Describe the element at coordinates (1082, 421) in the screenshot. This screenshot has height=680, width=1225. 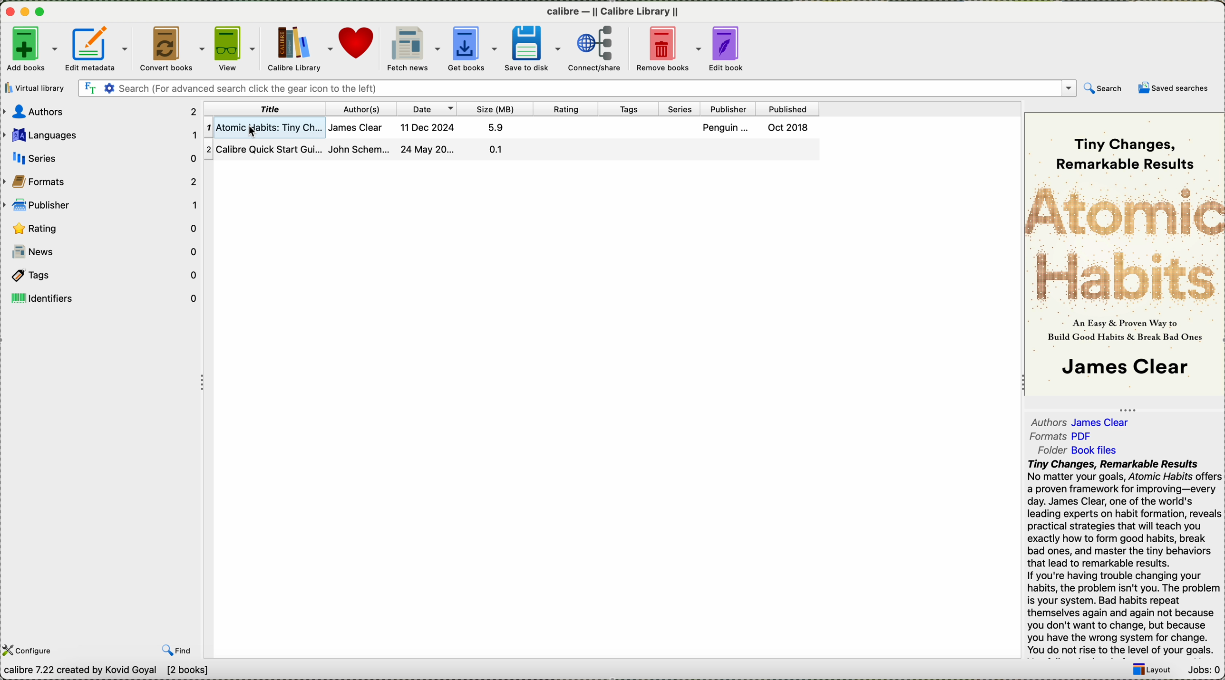
I see `Authors James Clear` at that location.